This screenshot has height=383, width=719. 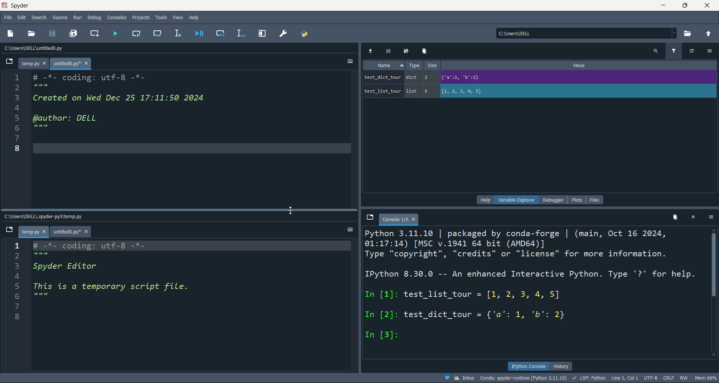 What do you see at coordinates (180, 33) in the screenshot?
I see `run line` at bounding box center [180, 33].